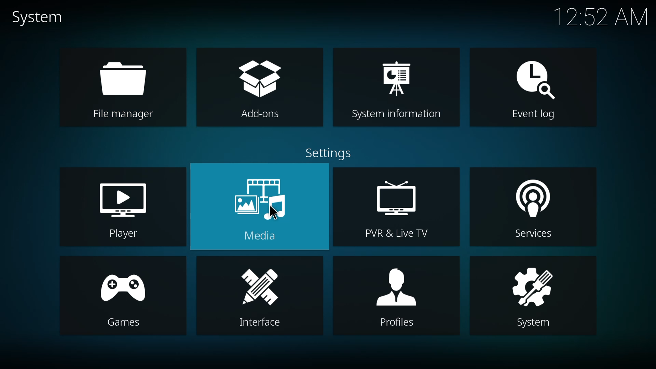  Describe the element at coordinates (256, 324) in the screenshot. I see `Interface` at that location.